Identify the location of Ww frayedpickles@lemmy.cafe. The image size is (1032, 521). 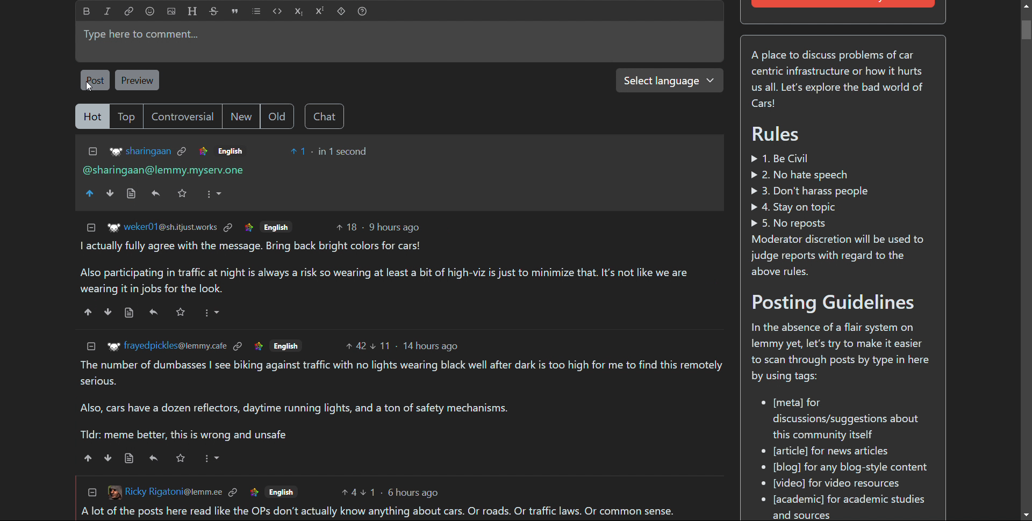
(166, 346).